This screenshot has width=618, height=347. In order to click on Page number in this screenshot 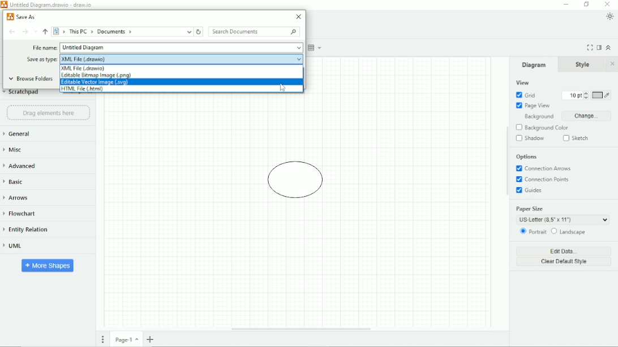, I will do `click(127, 341)`.